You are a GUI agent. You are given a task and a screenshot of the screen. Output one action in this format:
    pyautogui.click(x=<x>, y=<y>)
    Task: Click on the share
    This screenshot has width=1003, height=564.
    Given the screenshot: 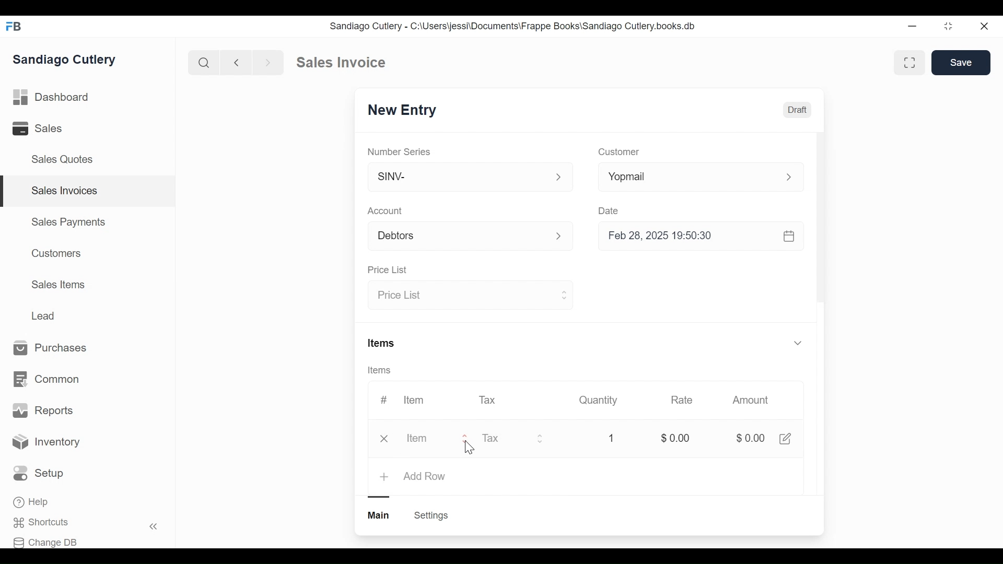 What is the action you would take?
    pyautogui.click(x=788, y=439)
    